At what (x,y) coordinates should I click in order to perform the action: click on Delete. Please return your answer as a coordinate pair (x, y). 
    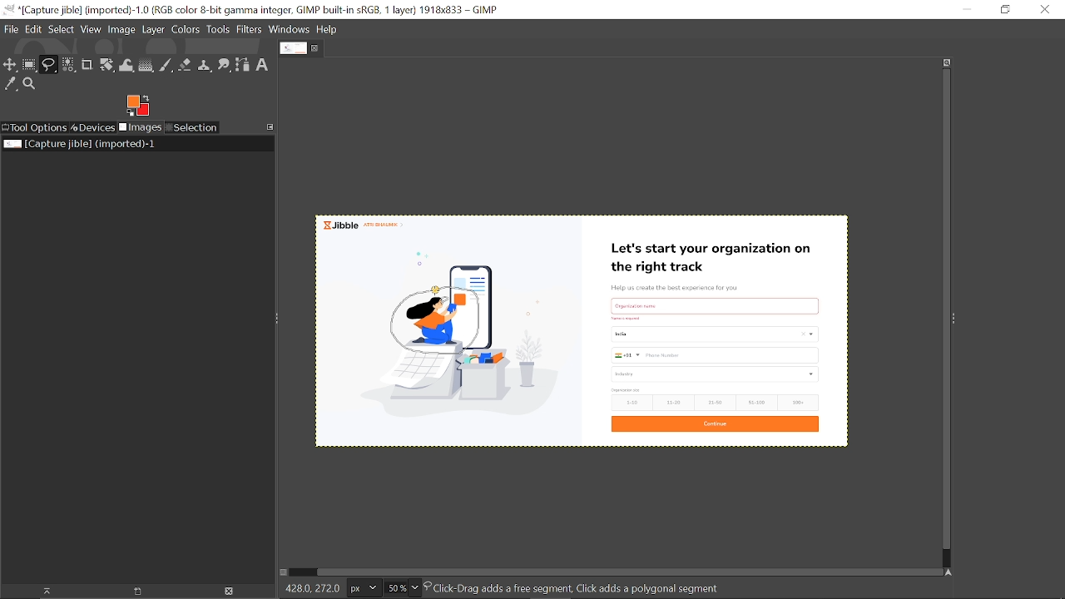
    Looking at the image, I should click on (228, 592).